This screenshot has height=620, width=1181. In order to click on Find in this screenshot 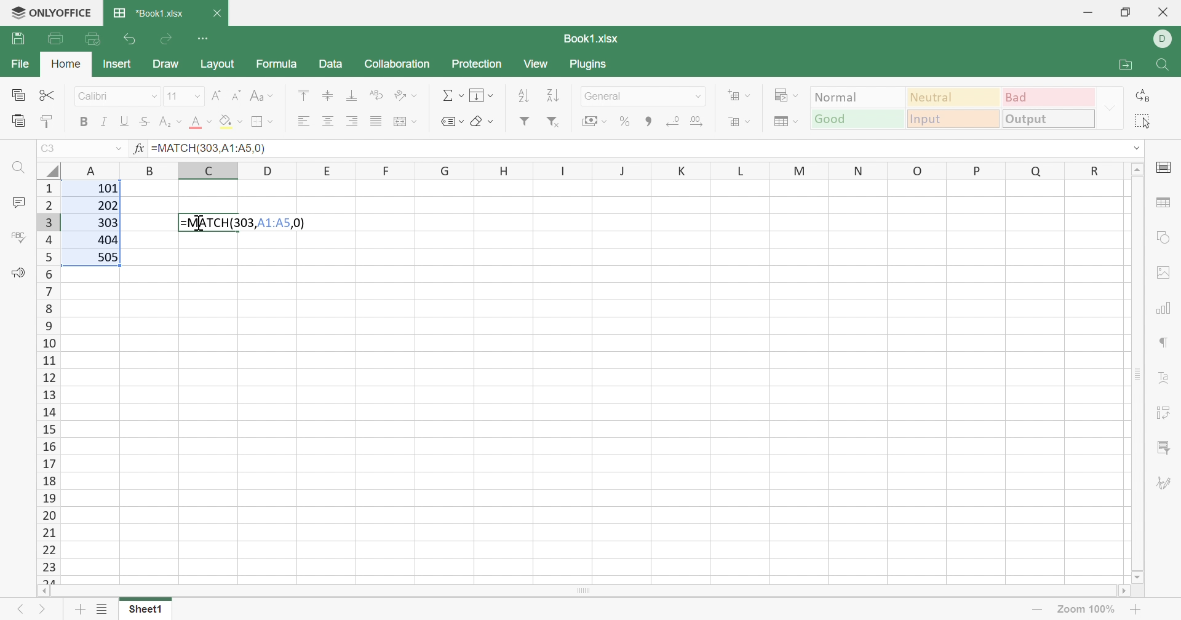, I will do `click(1164, 65)`.